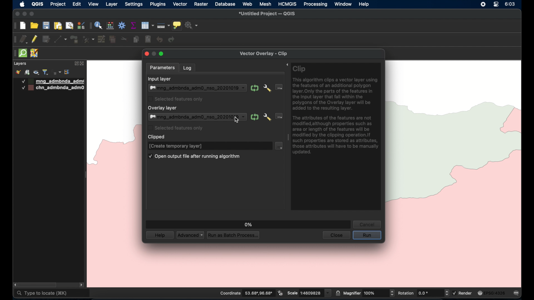 This screenshot has height=300, width=534. What do you see at coordinates (38, 285) in the screenshot?
I see `scroll box` at bounding box center [38, 285].